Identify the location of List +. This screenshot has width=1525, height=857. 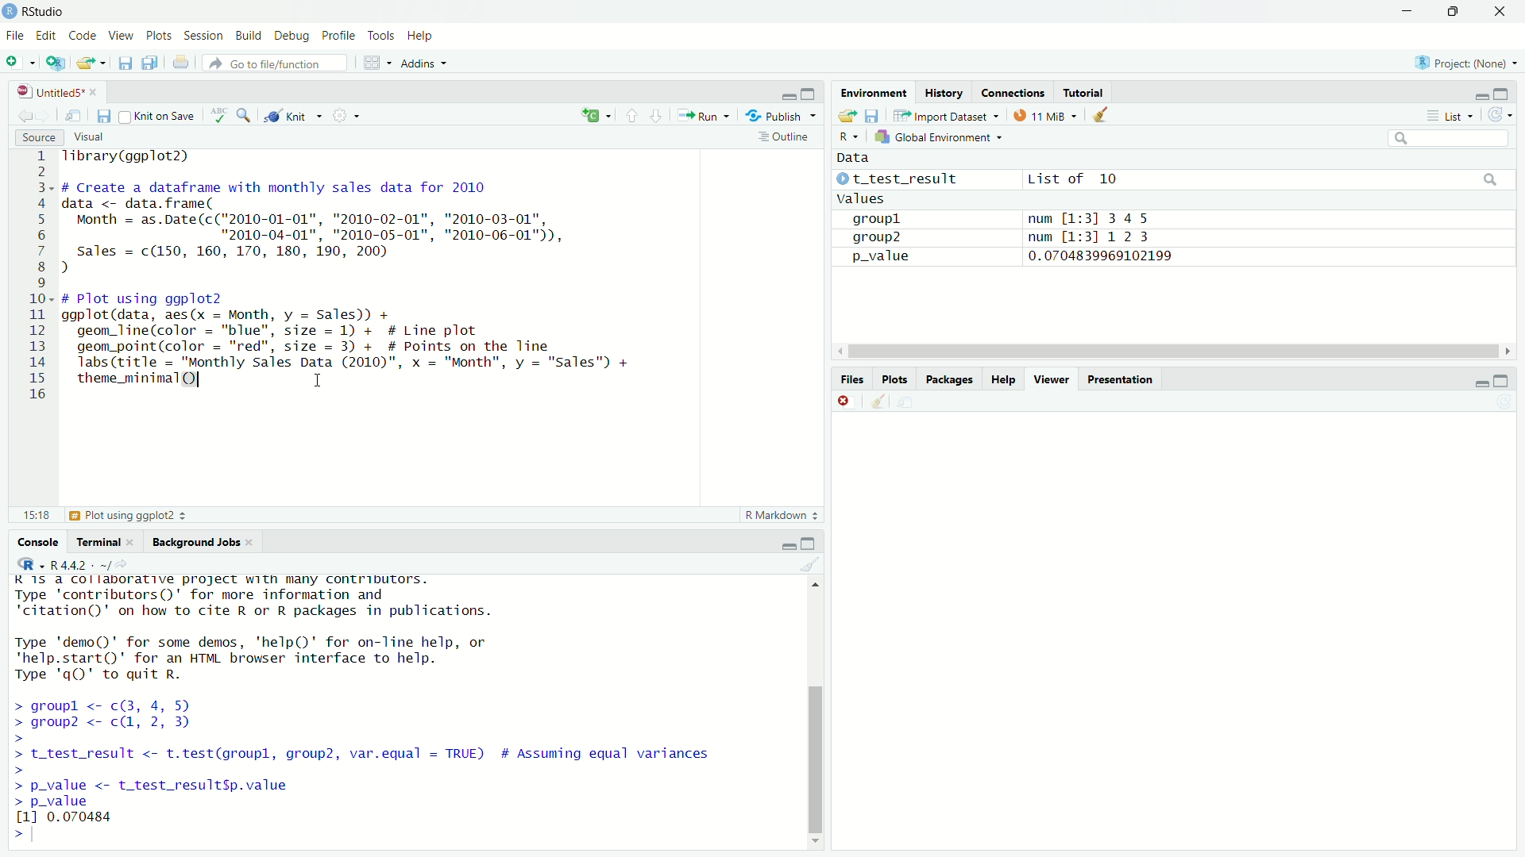
(1448, 115).